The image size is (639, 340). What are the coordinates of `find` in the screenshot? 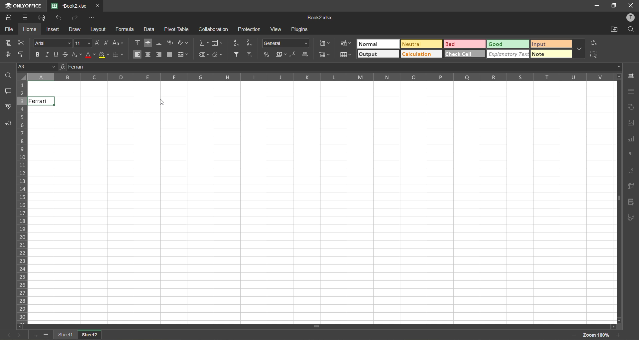 It's located at (7, 76).